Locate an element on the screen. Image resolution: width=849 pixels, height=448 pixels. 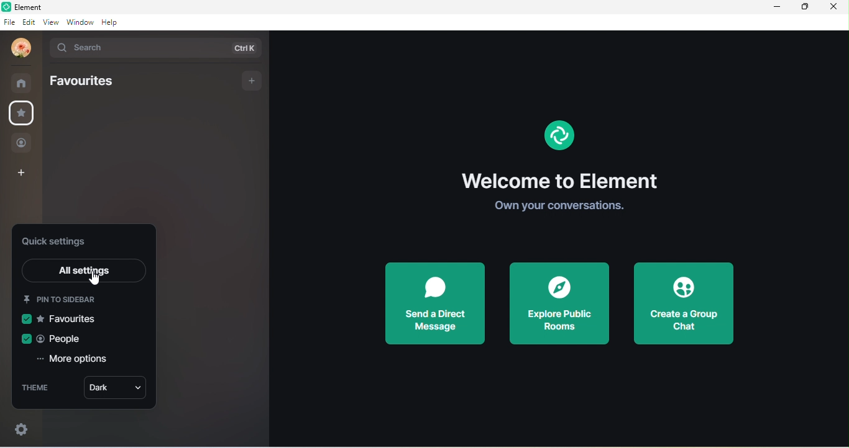
window is located at coordinates (79, 23).